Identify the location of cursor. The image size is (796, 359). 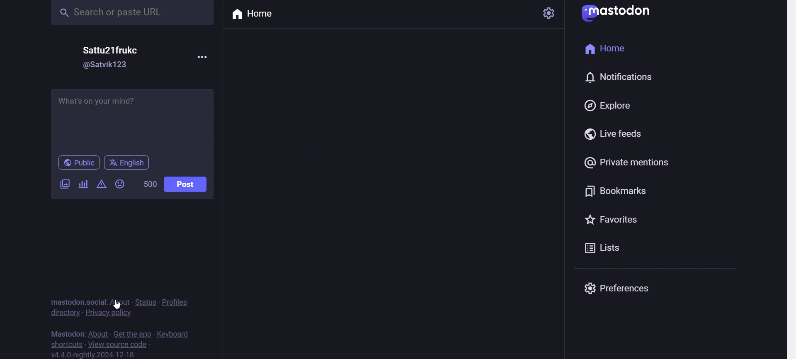
(119, 304).